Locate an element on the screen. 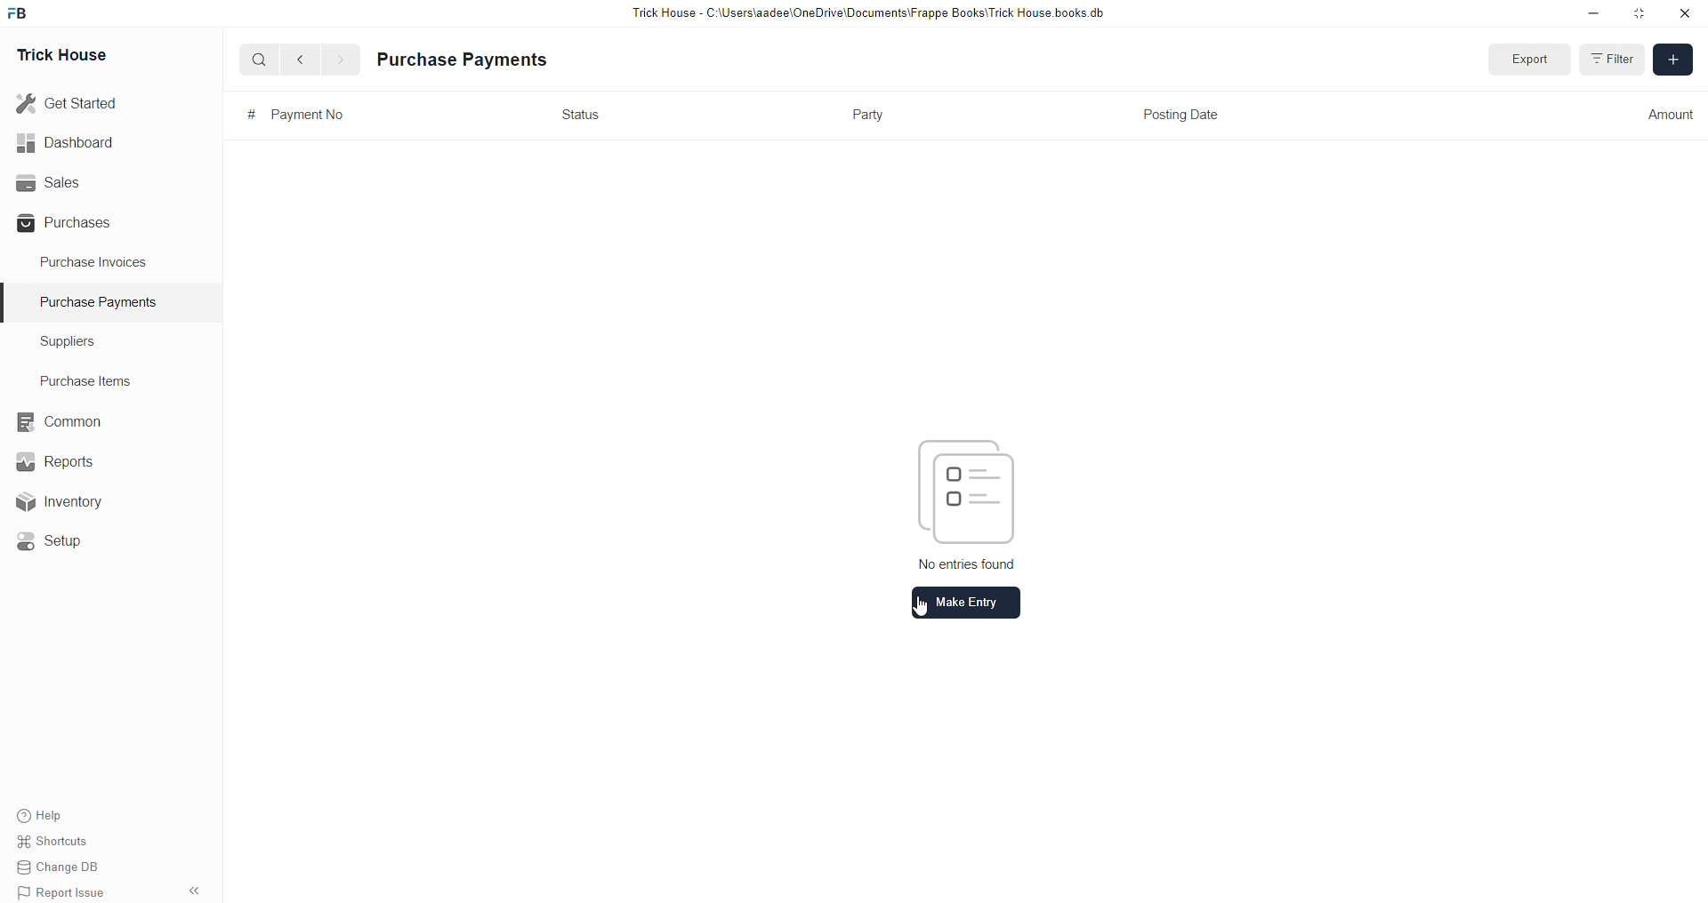 The height and width of the screenshot is (903, 1708). Suppliers is located at coordinates (60, 340).